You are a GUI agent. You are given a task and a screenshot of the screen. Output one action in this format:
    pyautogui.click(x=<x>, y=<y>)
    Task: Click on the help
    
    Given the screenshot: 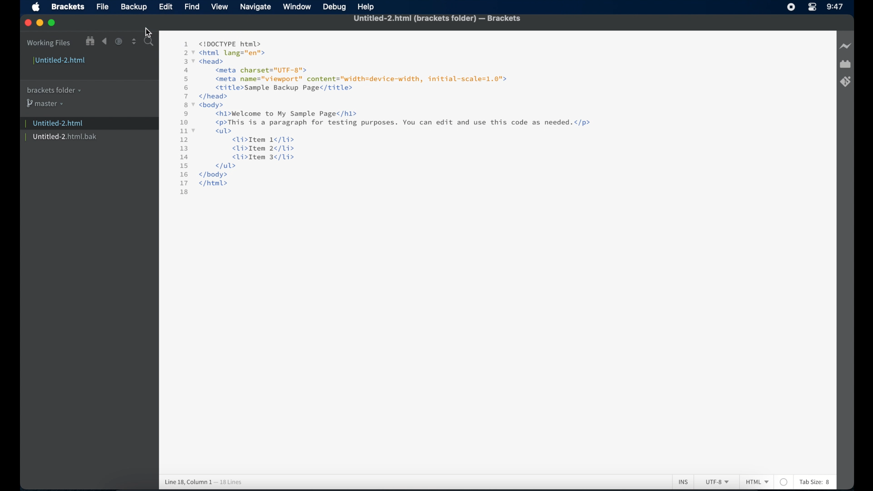 What is the action you would take?
    pyautogui.click(x=366, y=7)
    